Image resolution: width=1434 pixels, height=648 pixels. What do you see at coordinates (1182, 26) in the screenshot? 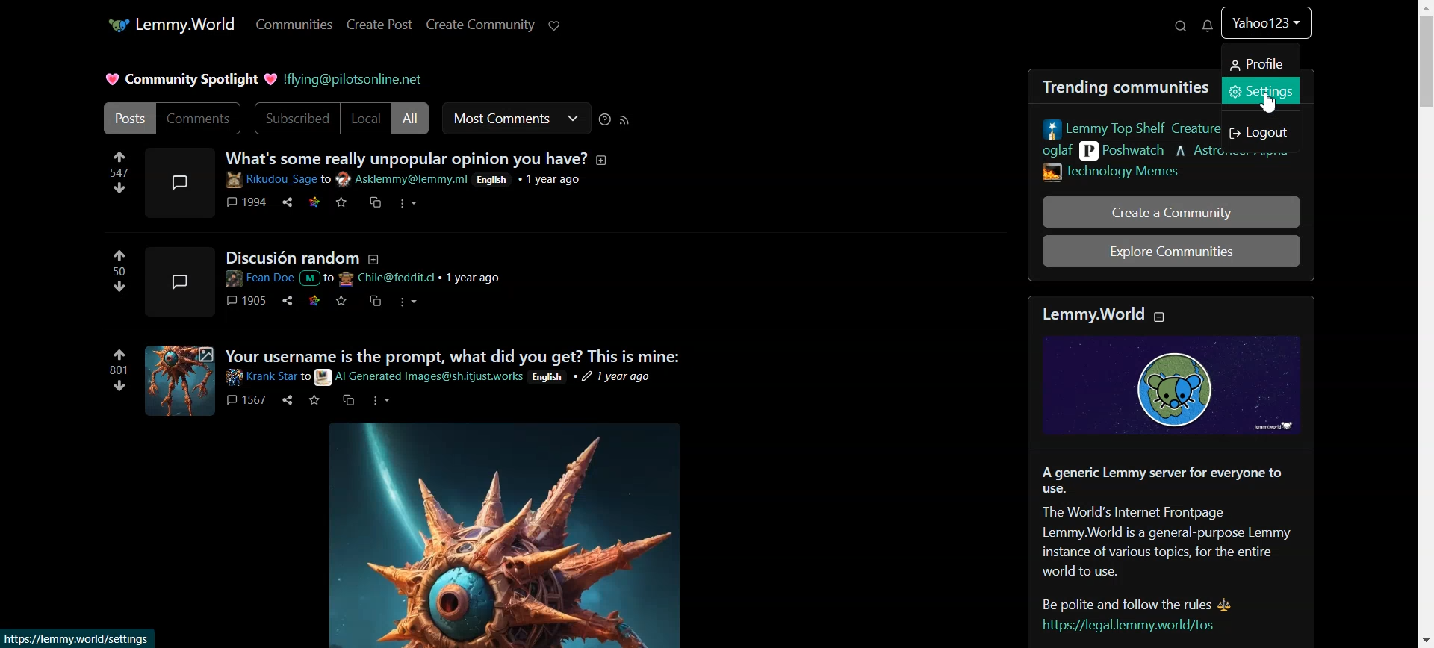
I see `Search` at bounding box center [1182, 26].